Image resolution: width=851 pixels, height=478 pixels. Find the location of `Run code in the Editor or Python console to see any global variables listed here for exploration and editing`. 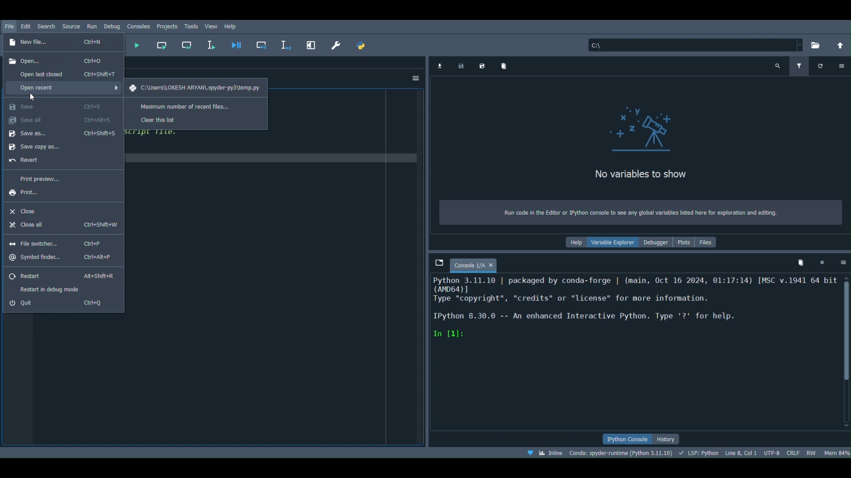

Run code in the Editor or Python console to see any global variables listed here for exploration and editing is located at coordinates (641, 213).